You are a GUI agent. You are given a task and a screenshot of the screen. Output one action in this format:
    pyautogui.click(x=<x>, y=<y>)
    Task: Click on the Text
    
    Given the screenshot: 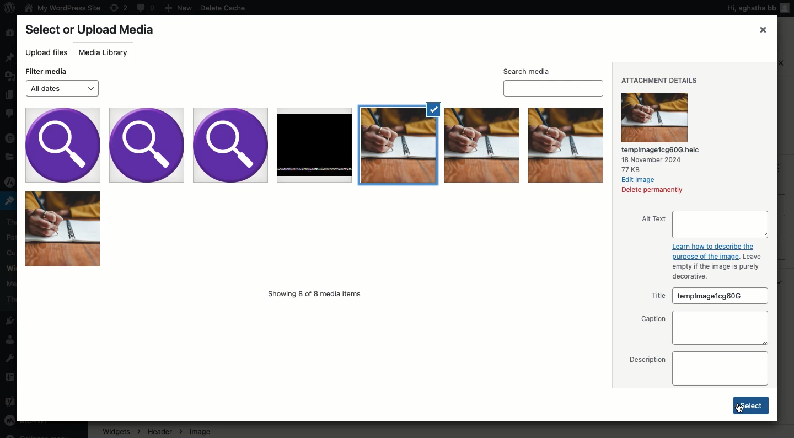 What is the action you would take?
    pyautogui.click(x=717, y=261)
    